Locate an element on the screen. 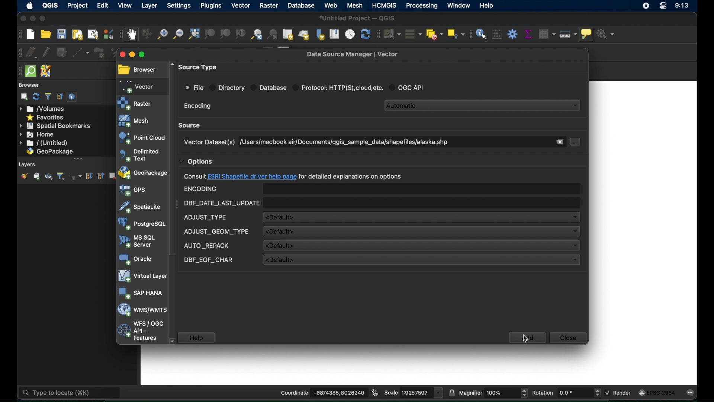 This screenshot has height=402, width=714. zoom last is located at coordinates (257, 35).